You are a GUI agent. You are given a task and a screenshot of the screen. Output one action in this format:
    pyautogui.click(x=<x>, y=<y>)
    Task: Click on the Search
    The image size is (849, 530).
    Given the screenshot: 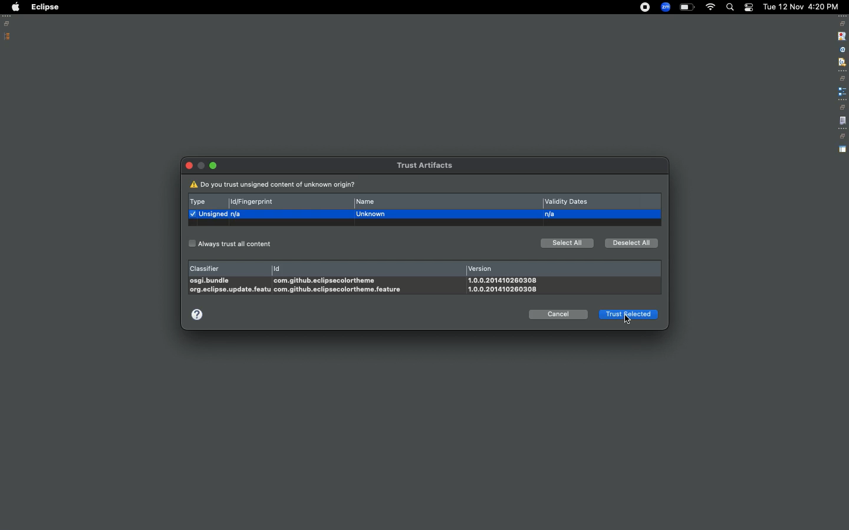 What is the action you would take?
    pyautogui.click(x=729, y=7)
    